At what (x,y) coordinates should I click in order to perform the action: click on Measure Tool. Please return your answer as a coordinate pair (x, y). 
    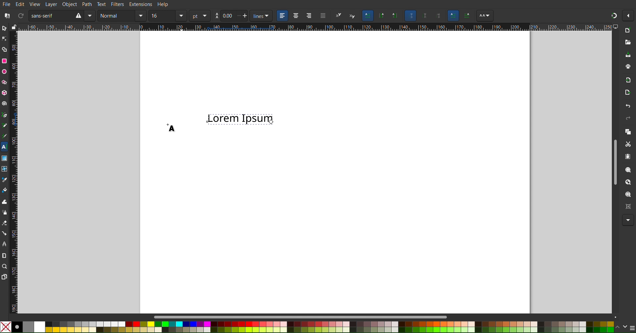
    Looking at the image, I should click on (4, 255).